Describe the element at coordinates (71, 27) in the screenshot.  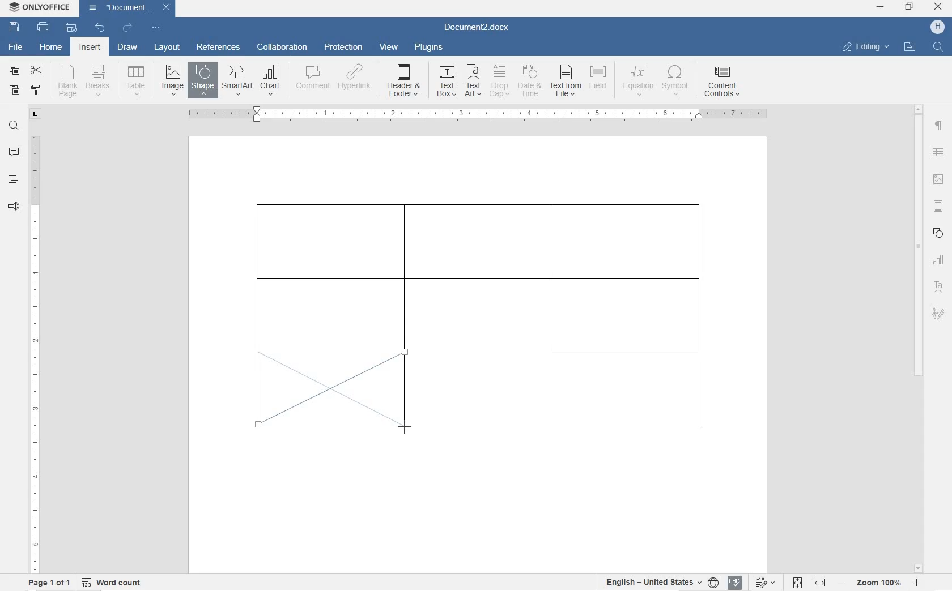
I see `quick print` at that location.